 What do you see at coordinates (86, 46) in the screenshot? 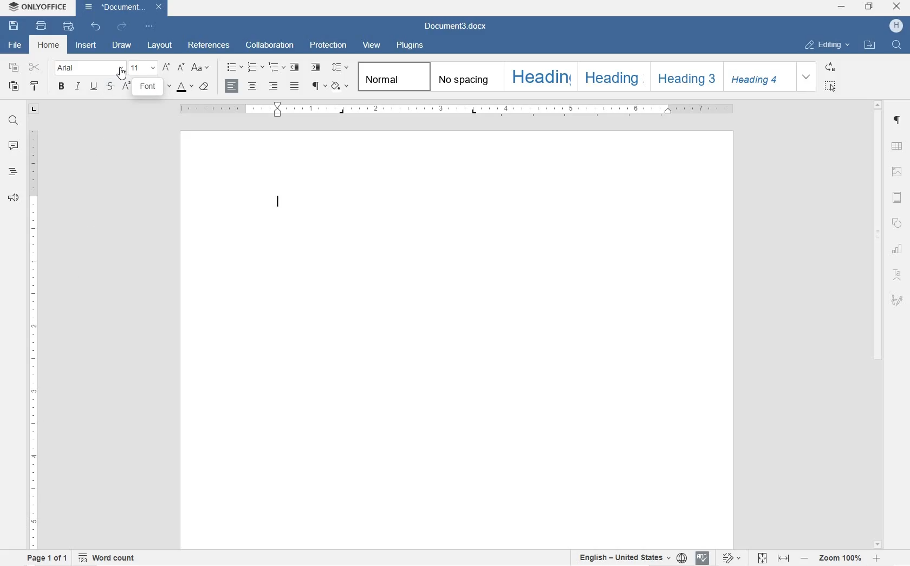
I see `INSERT` at bounding box center [86, 46].